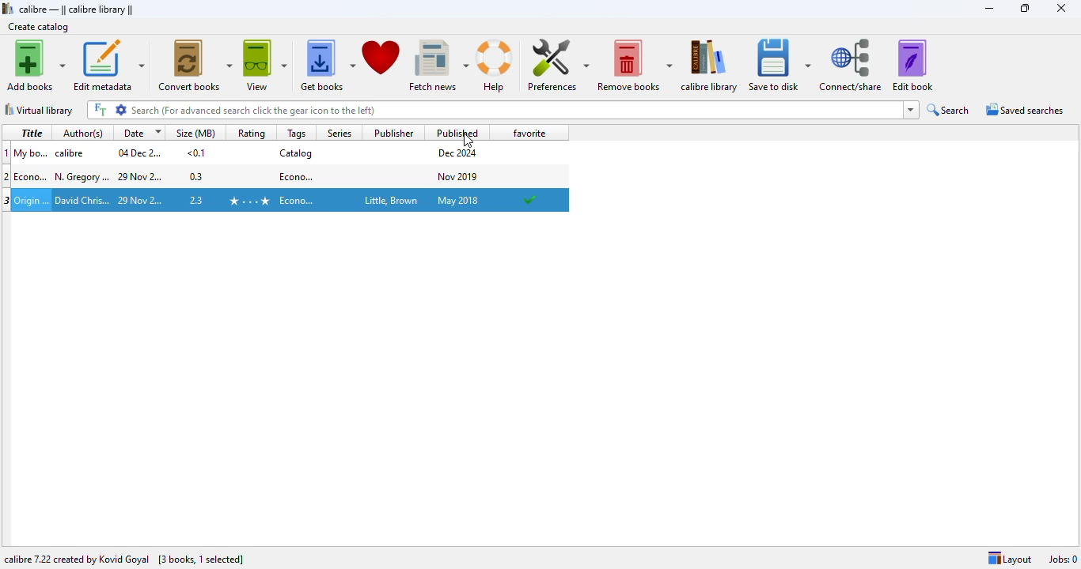  Describe the element at coordinates (38, 26) in the screenshot. I see `create catalog` at that location.